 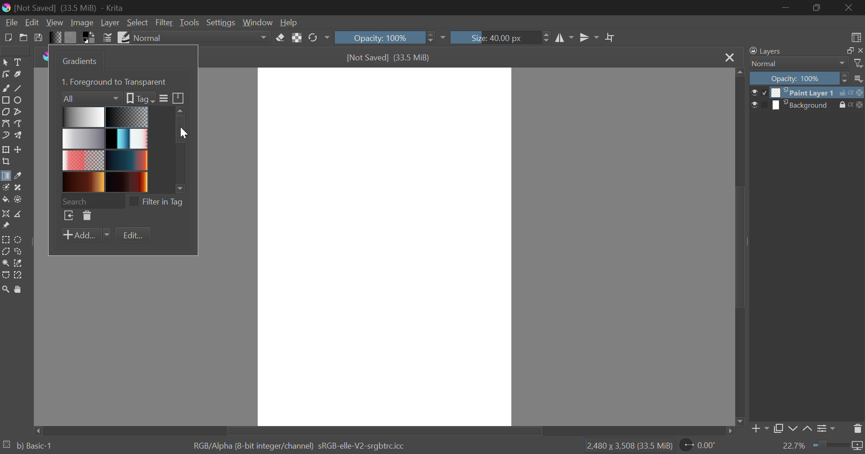 I want to click on Background, so click(x=804, y=105).